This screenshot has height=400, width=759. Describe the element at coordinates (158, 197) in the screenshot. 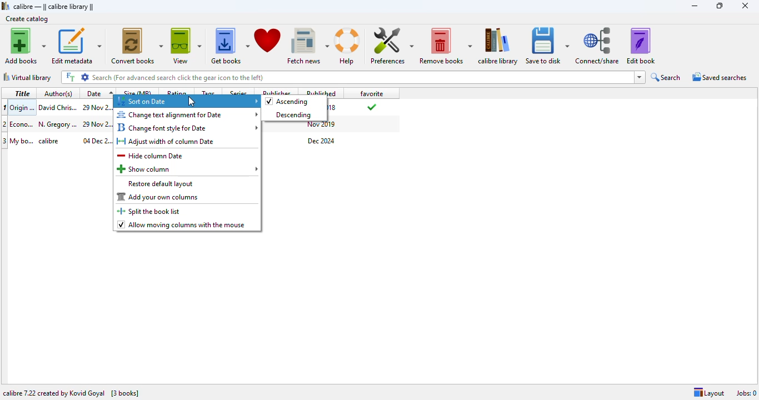

I see `add your own columns` at that location.